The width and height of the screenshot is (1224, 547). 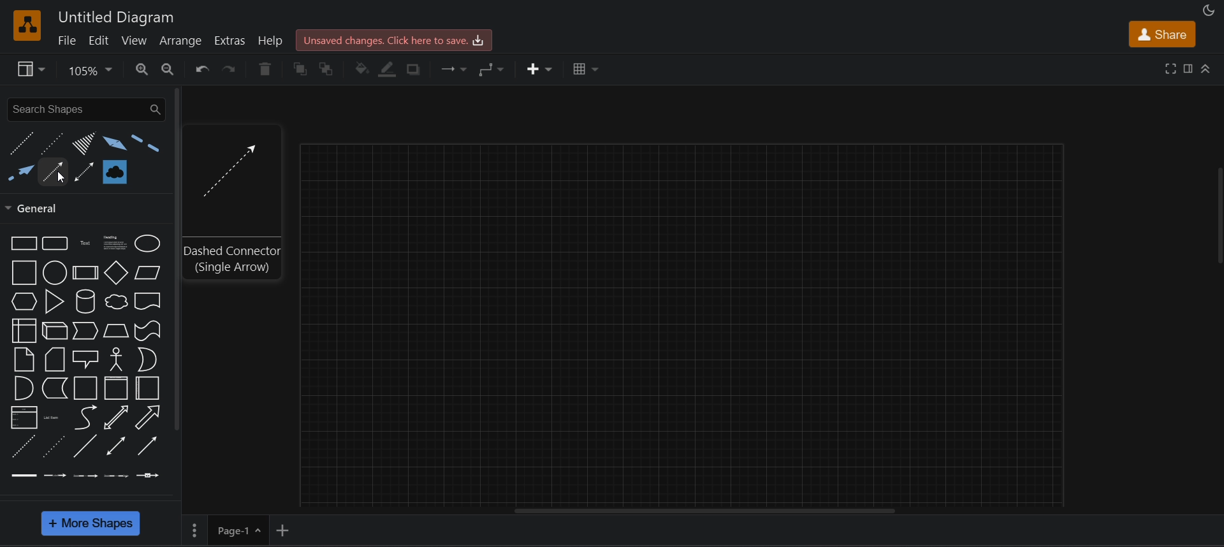 I want to click on connector with label, so click(x=52, y=475).